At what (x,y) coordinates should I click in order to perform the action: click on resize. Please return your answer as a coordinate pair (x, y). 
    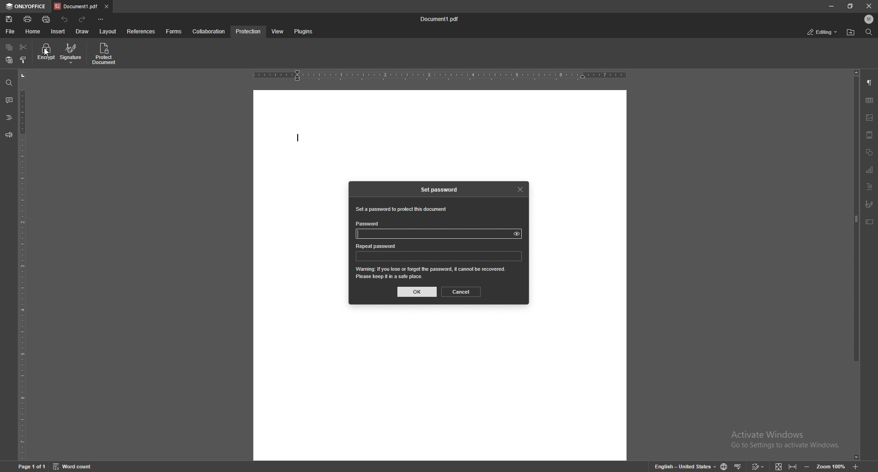
    Looking at the image, I should click on (851, 6).